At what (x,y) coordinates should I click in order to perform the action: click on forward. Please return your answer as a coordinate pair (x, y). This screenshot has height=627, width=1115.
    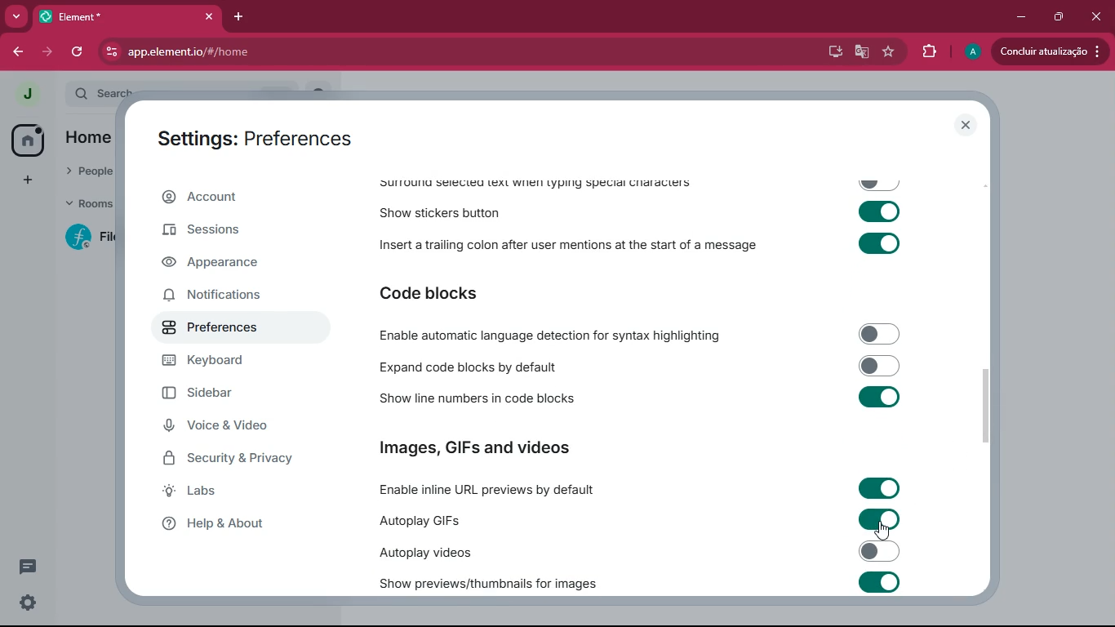
    Looking at the image, I should click on (47, 51).